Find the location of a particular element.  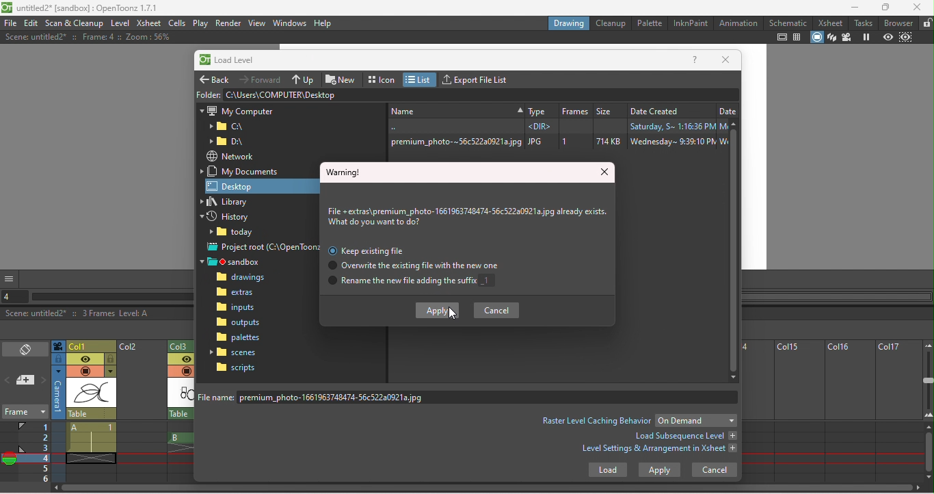

Drawings is located at coordinates (244, 278).